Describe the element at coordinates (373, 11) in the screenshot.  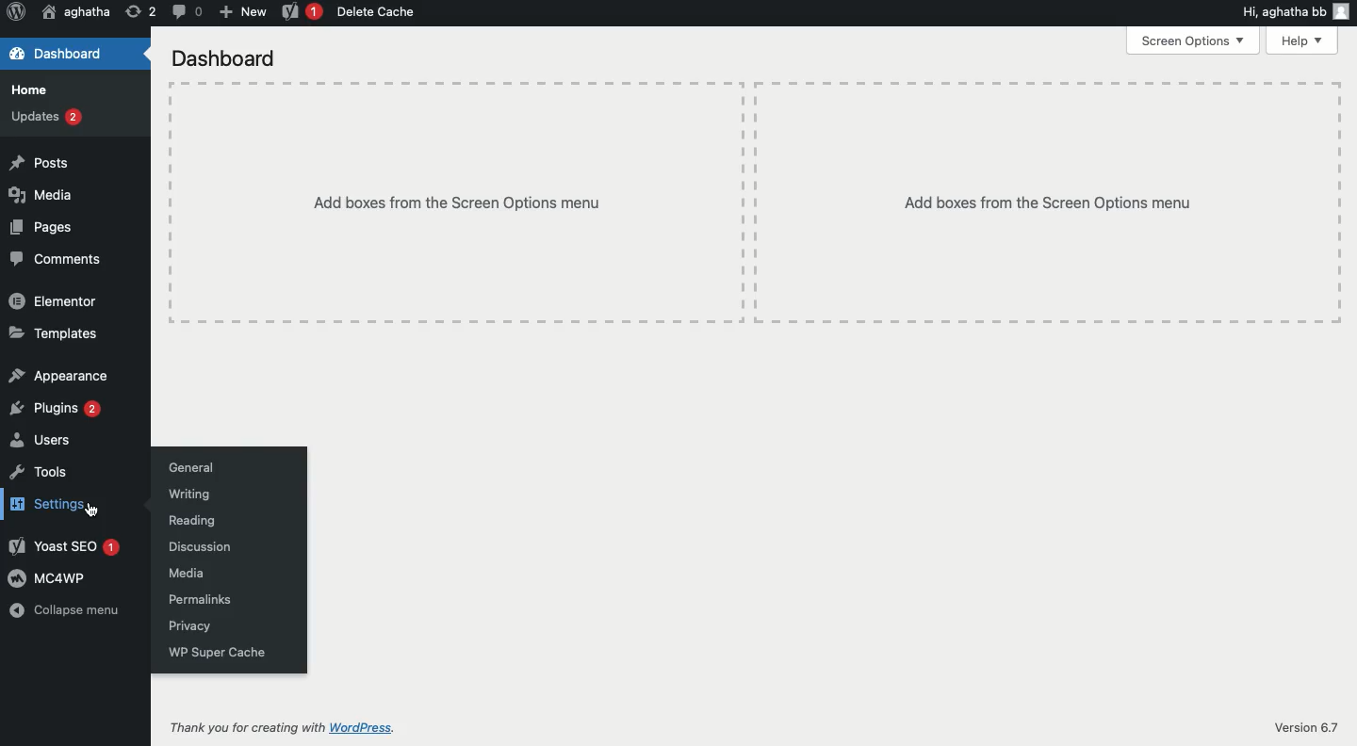
I see `Delete cache` at that location.